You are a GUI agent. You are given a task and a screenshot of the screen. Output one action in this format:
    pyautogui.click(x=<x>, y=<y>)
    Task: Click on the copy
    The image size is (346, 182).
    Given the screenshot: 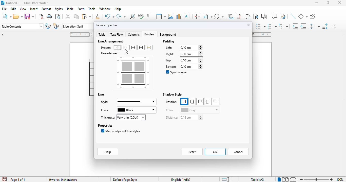 What is the action you would take?
    pyautogui.click(x=76, y=17)
    